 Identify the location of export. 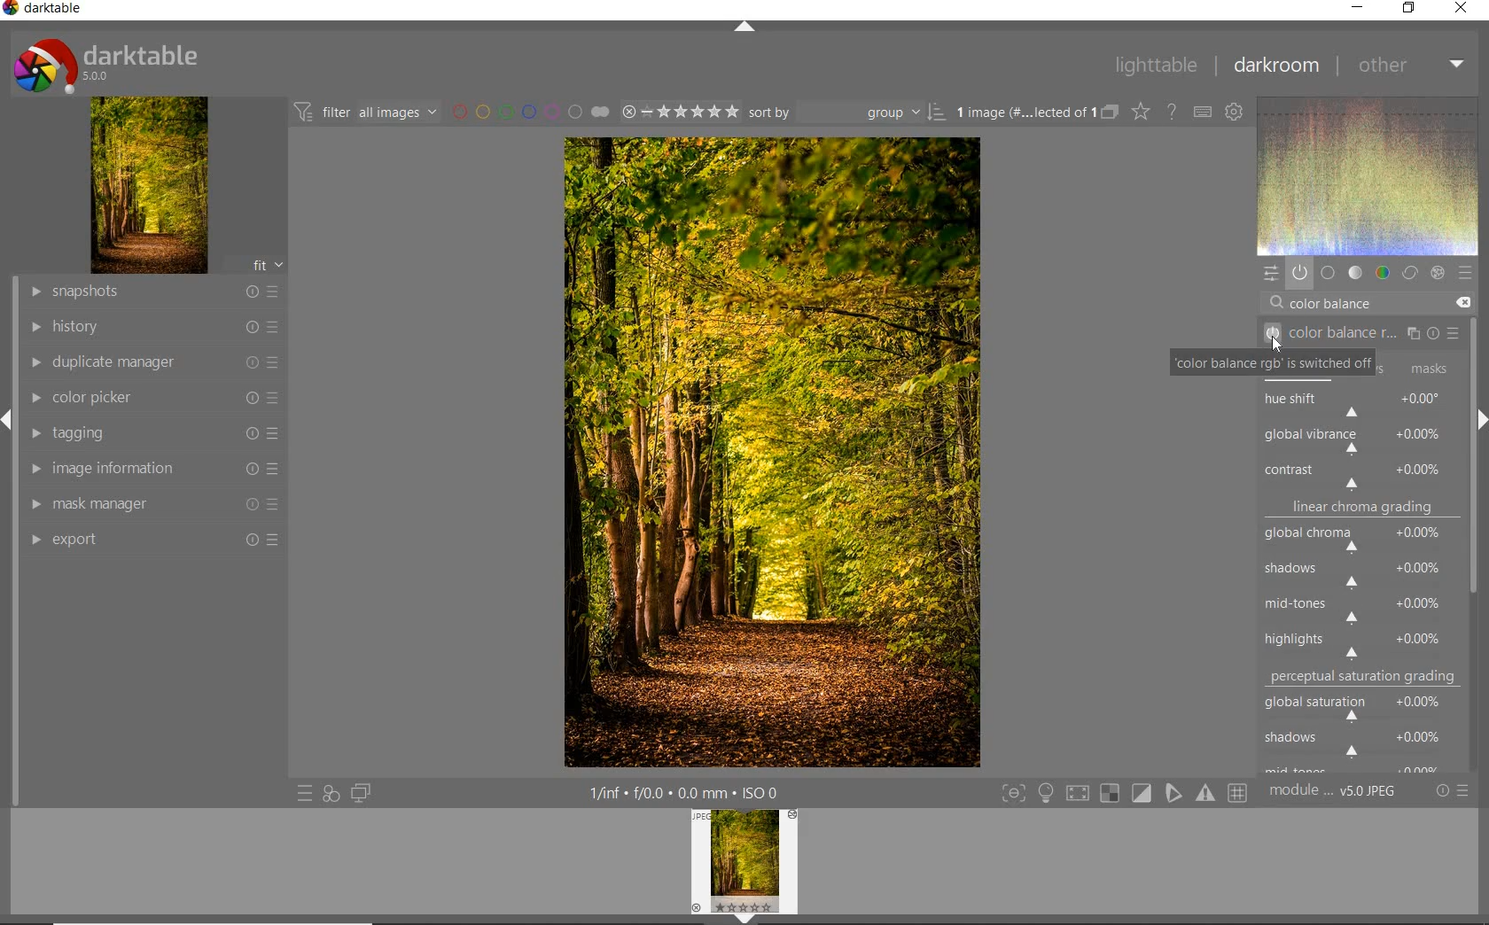
(155, 539).